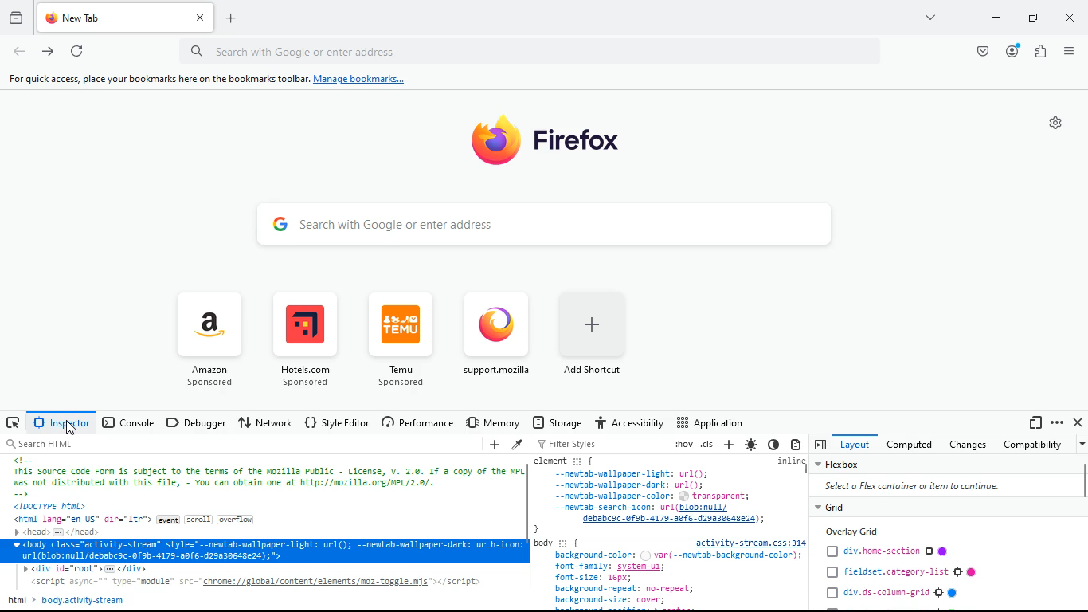 The image size is (1088, 612). I want to click on Search with Google or enter address, so click(397, 223).